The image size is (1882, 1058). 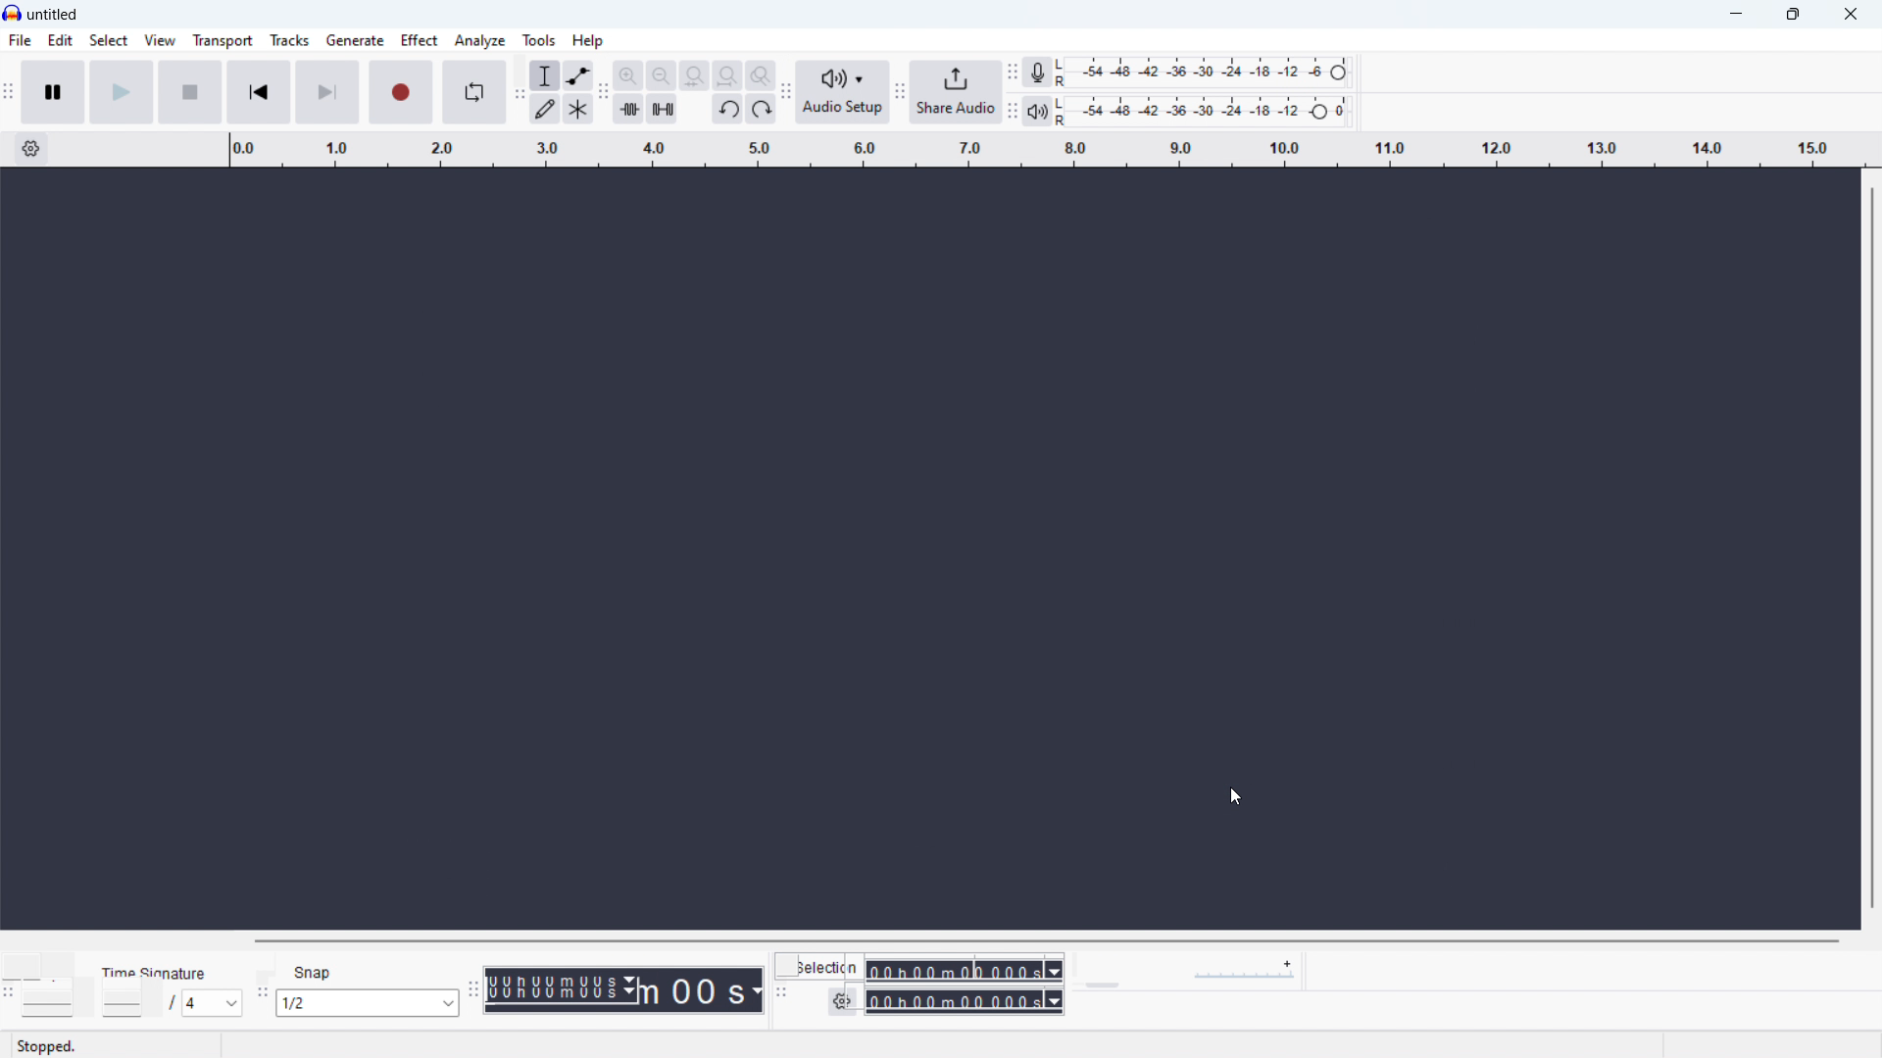 I want to click on recording meter toolbar, so click(x=1011, y=71).